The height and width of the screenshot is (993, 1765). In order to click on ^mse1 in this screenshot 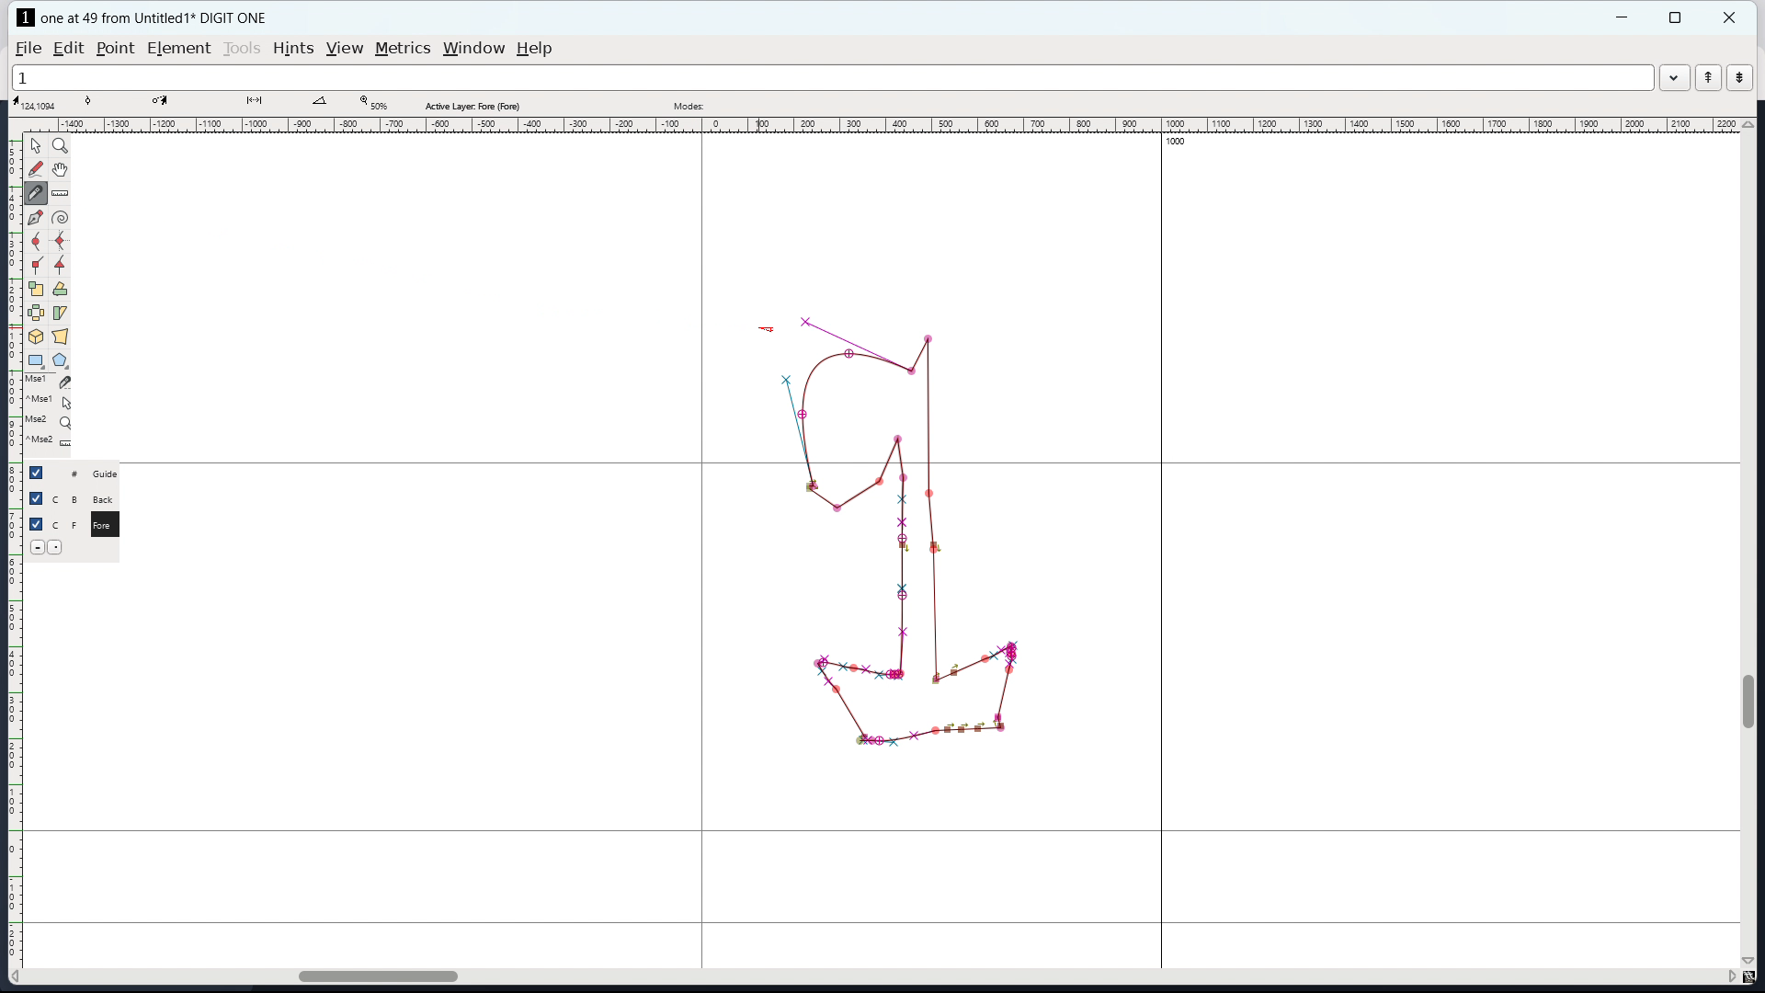, I will do `click(51, 399)`.